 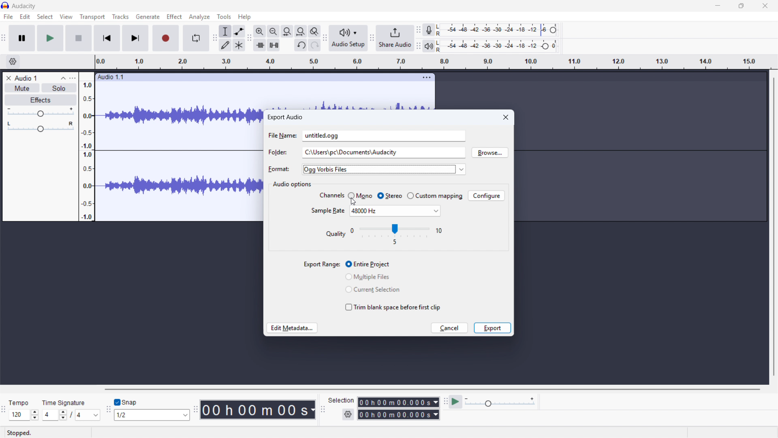 What do you see at coordinates (121, 16) in the screenshot?
I see `Tracks ` at bounding box center [121, 16].